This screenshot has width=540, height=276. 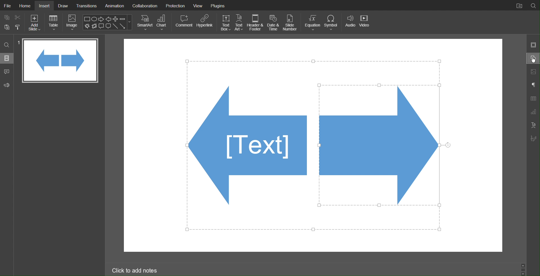 I want to click on Table Settings, so click(x=533, y=98).